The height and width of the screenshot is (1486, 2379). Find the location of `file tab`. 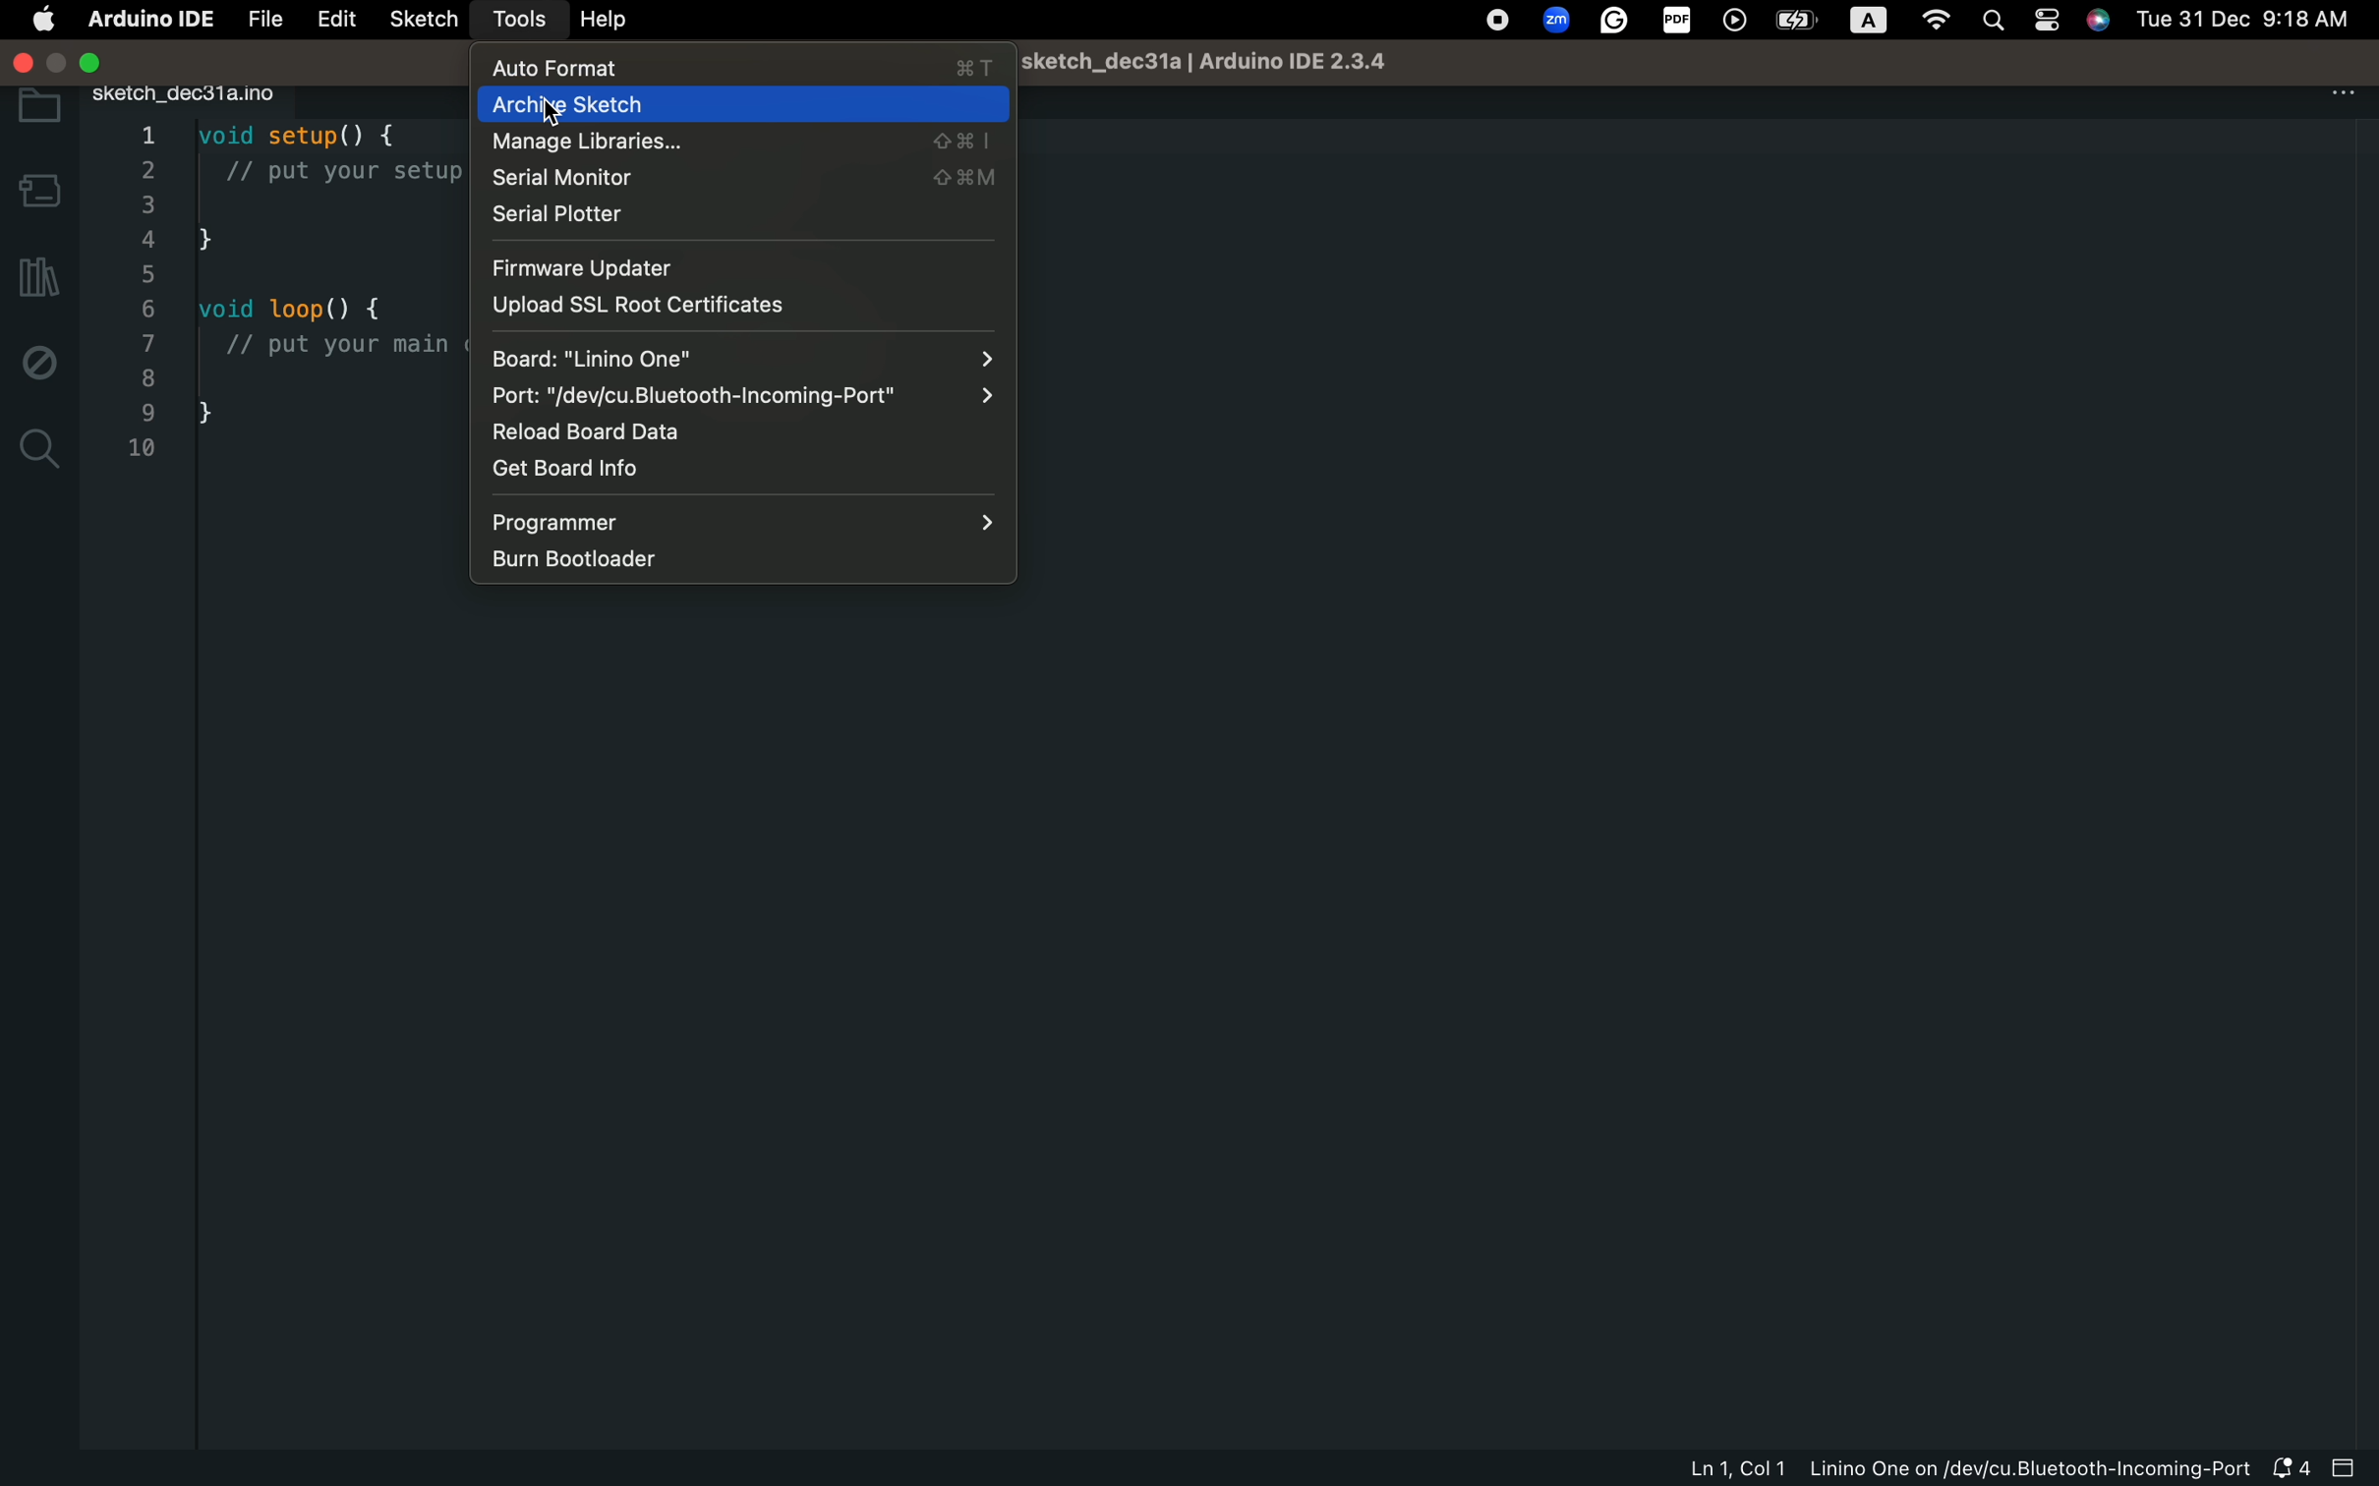

file tab is located at coordinates (197, 92).